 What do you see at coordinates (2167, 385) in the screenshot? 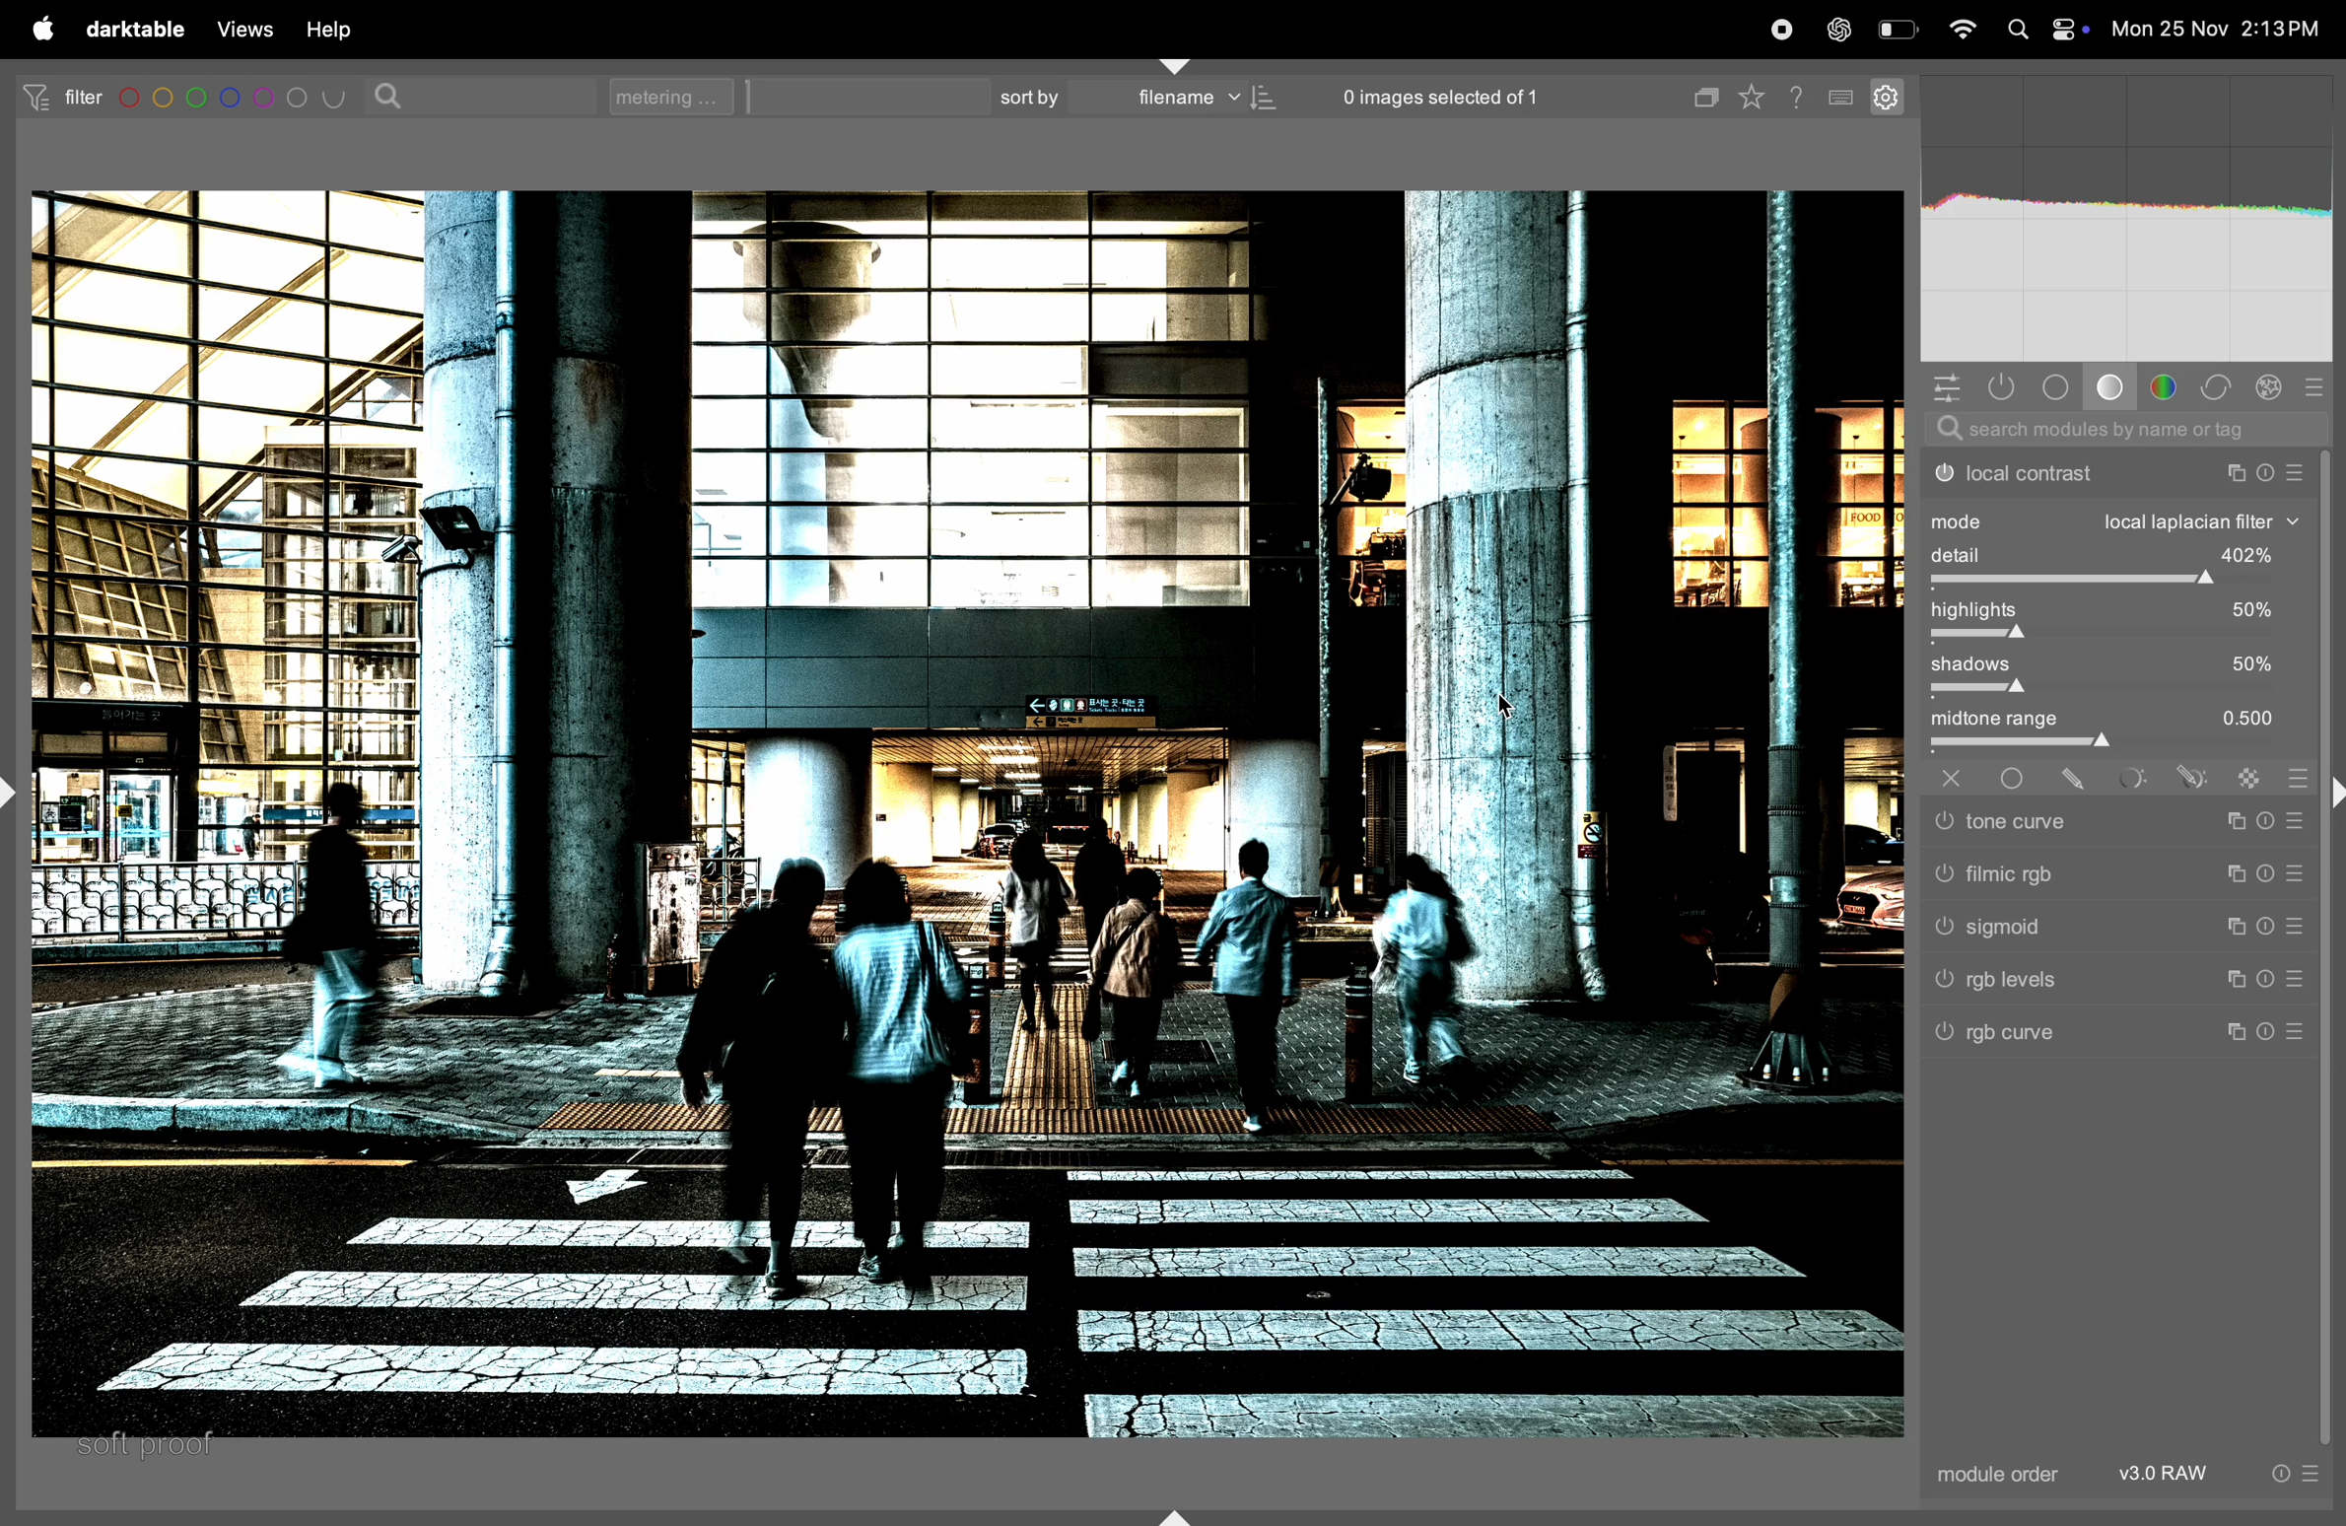
I see `colors` at bounding box center [2167, 385].